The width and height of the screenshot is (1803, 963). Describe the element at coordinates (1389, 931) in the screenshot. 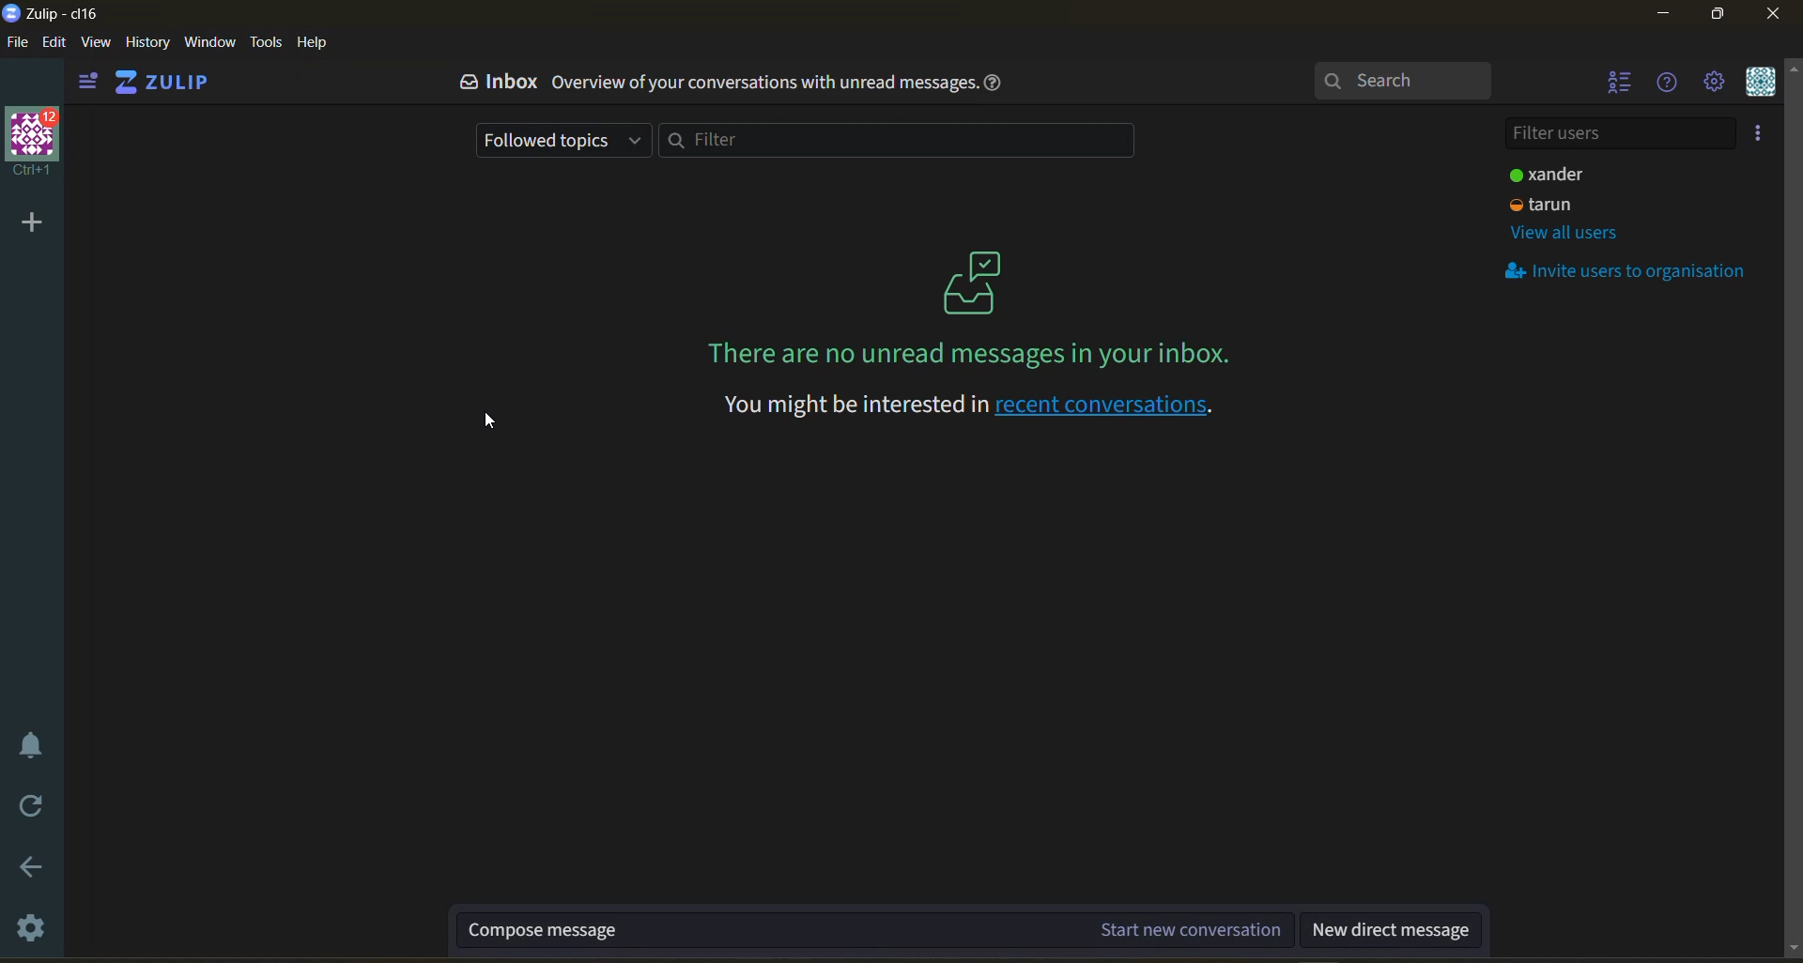

I see `new direct message` at that location.